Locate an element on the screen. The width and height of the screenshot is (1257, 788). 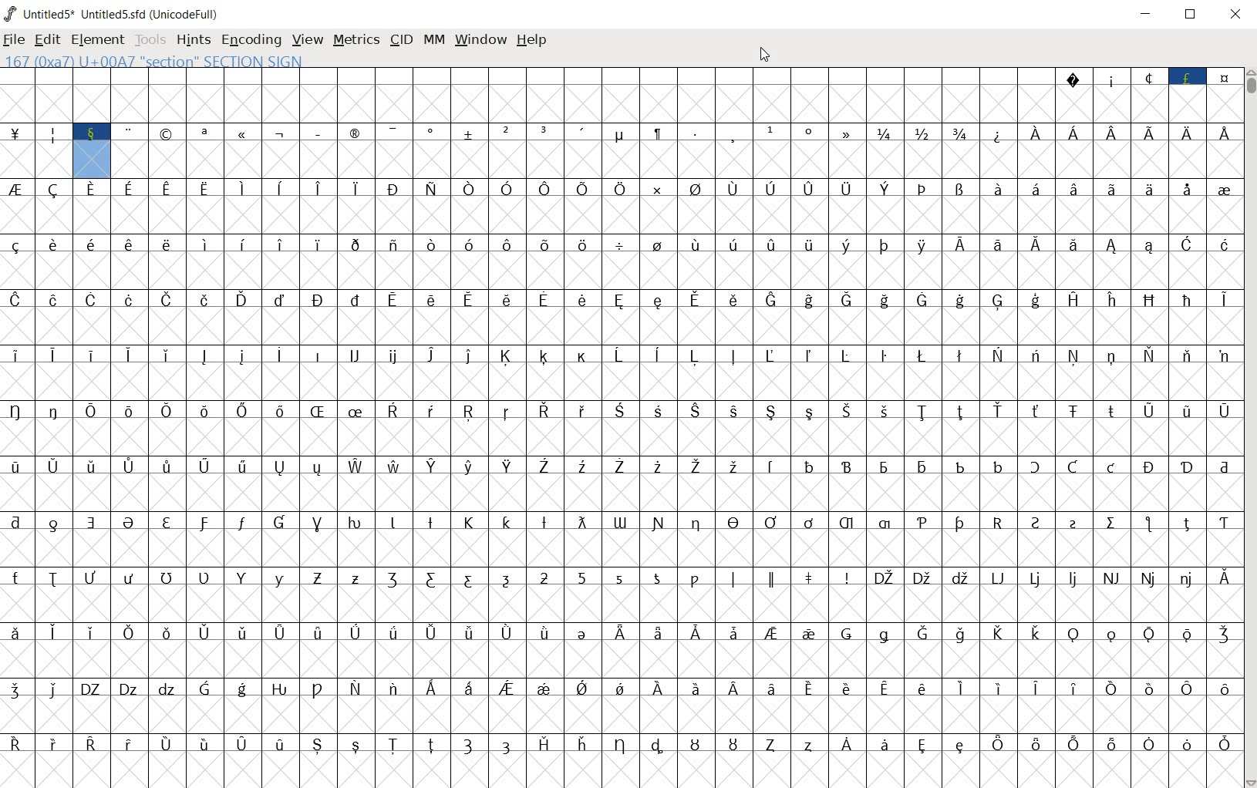
Latin extended characters is located at coordinates (170, 484).